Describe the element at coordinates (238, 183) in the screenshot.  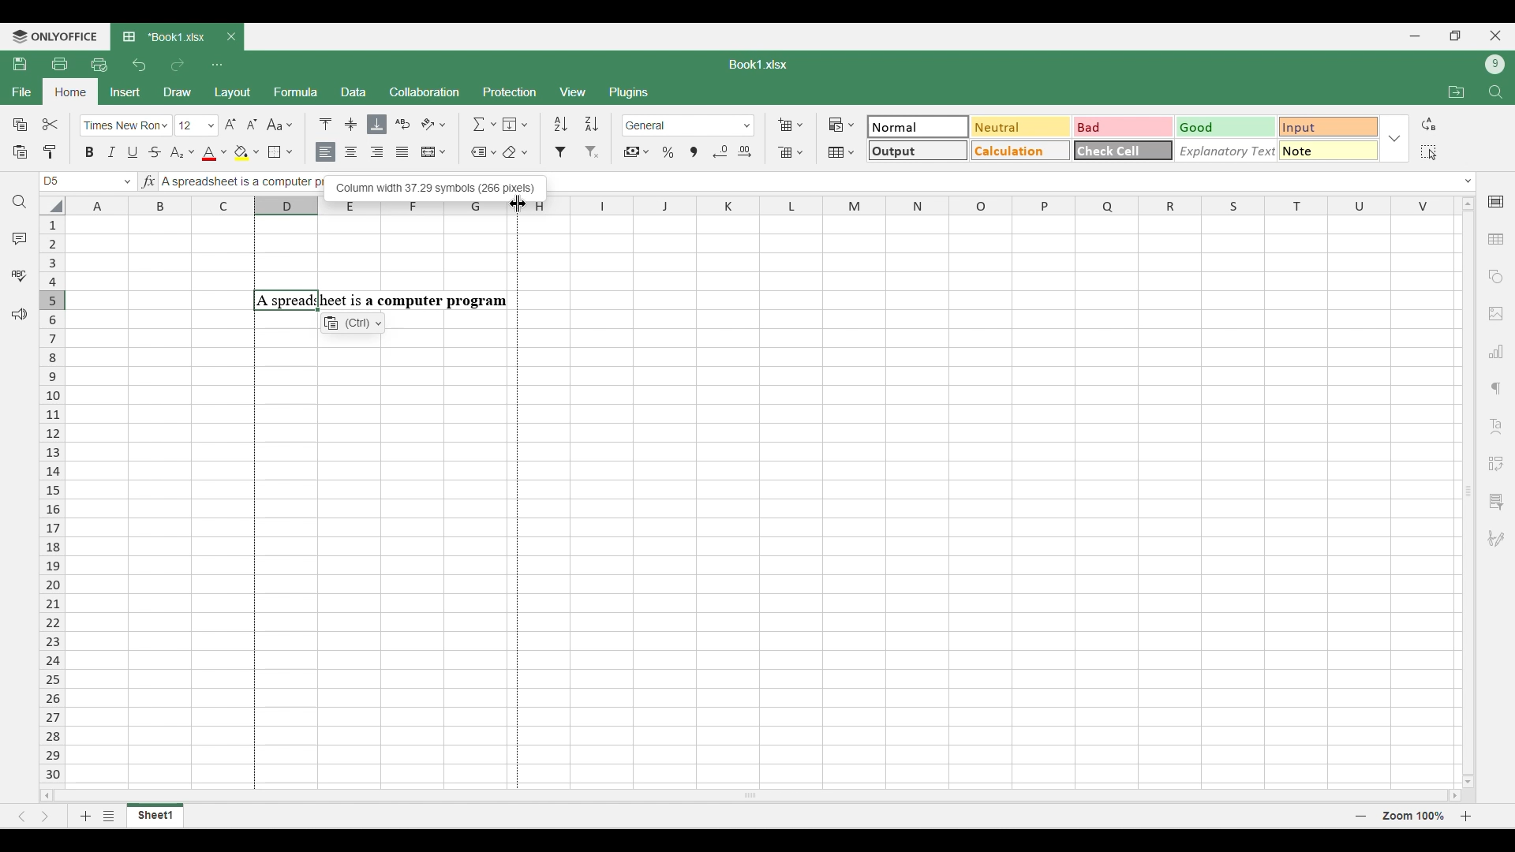
I see `A spreadsheet is a computer p` at that location.